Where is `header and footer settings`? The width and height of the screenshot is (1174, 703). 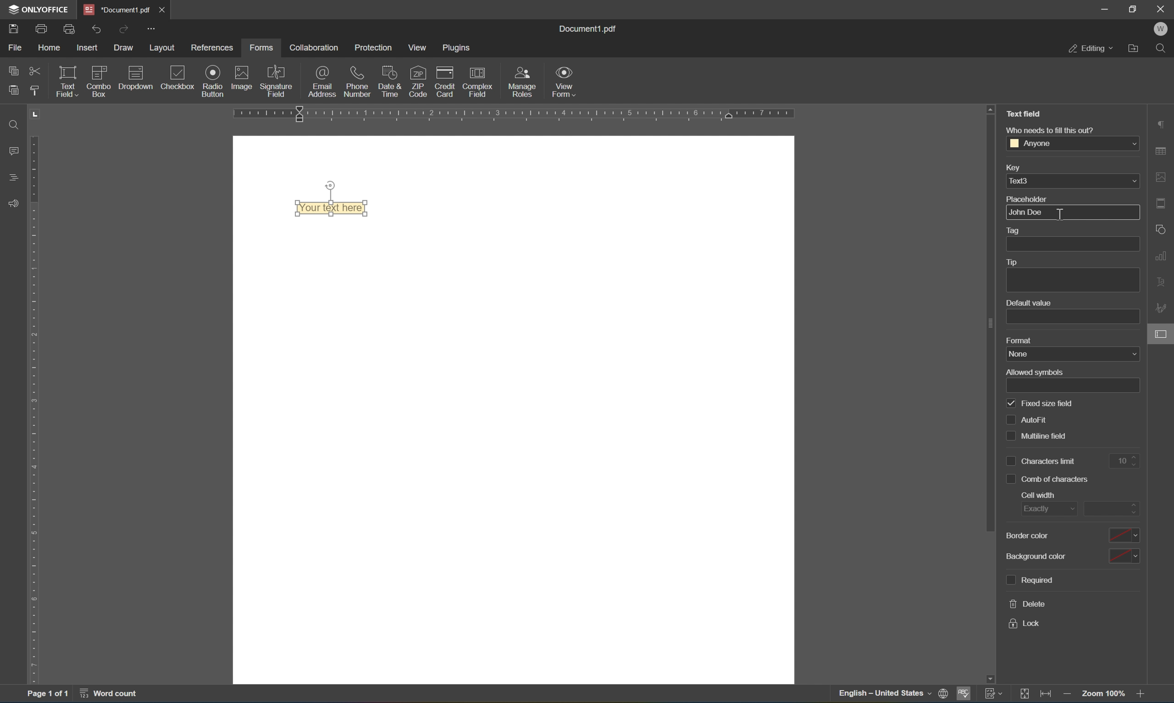
header and footer settings is located at coordinates (1164, 202).